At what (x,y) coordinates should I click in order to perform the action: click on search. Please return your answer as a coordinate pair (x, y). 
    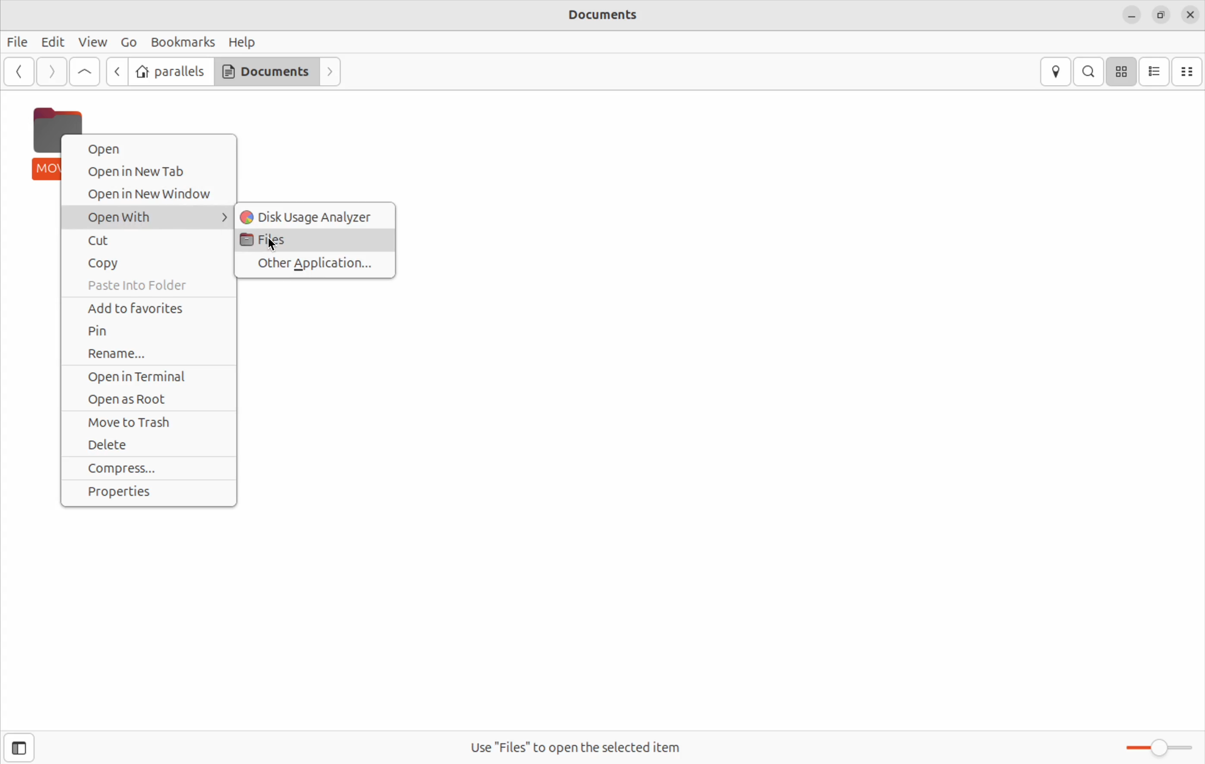
    Looking at the image, I should click on (1088, 71).